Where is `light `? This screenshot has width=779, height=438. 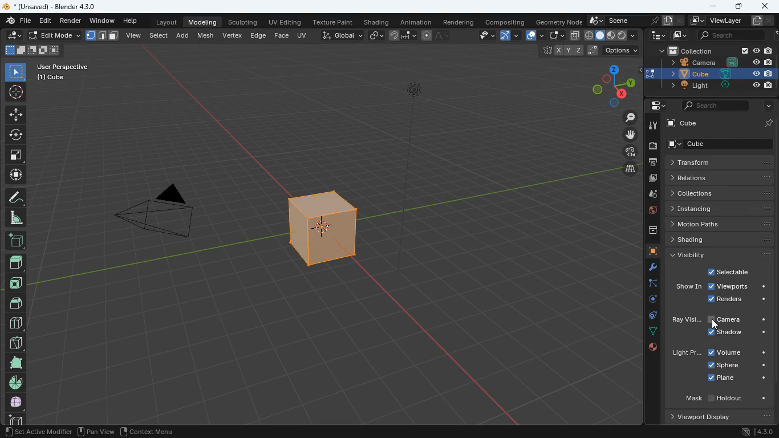 light  is located at coordinates (684, 354).